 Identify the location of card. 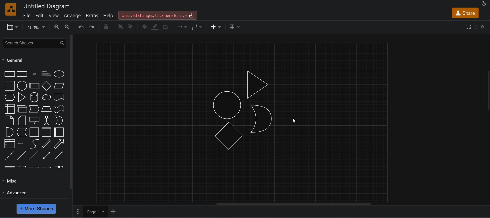
(21, 120).